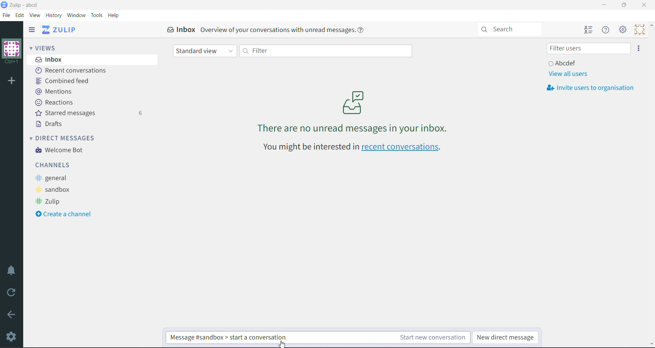 This screenshot has height=348, width=655. I want to click on Views, so click(48, 47).